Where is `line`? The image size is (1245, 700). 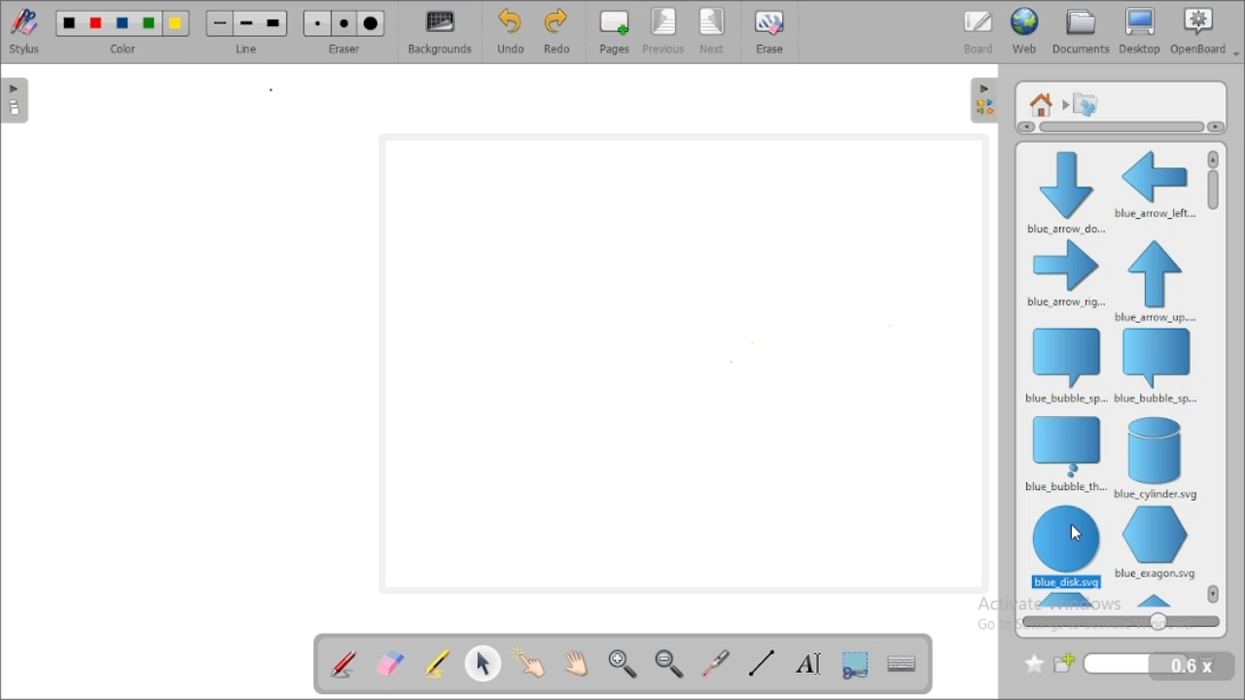
line is located at coordinates (247, 31).